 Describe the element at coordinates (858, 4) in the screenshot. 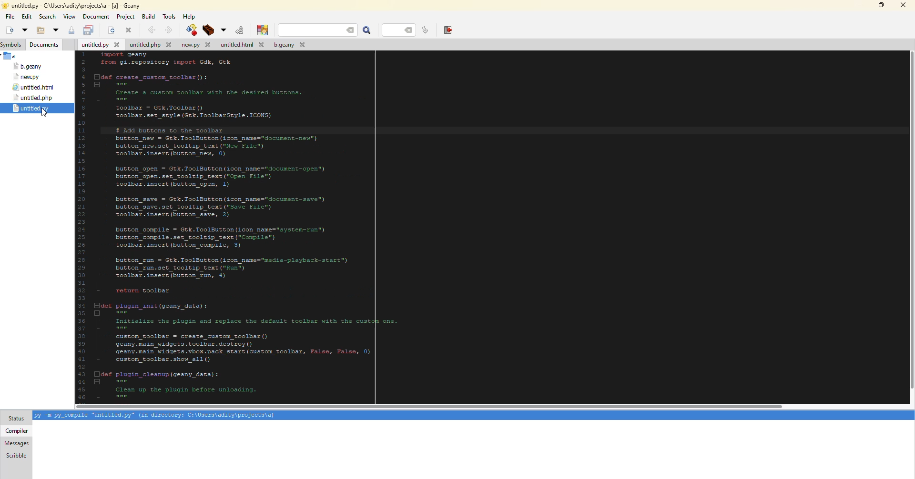

I see `minimize` at that location.